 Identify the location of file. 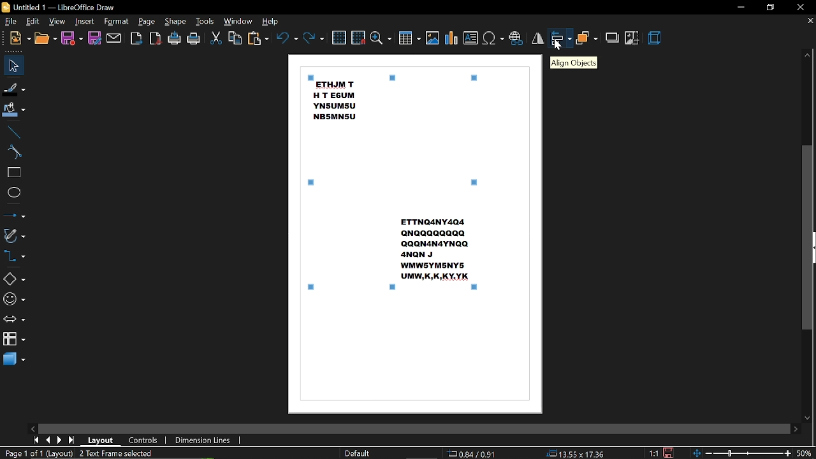
(11, 22).